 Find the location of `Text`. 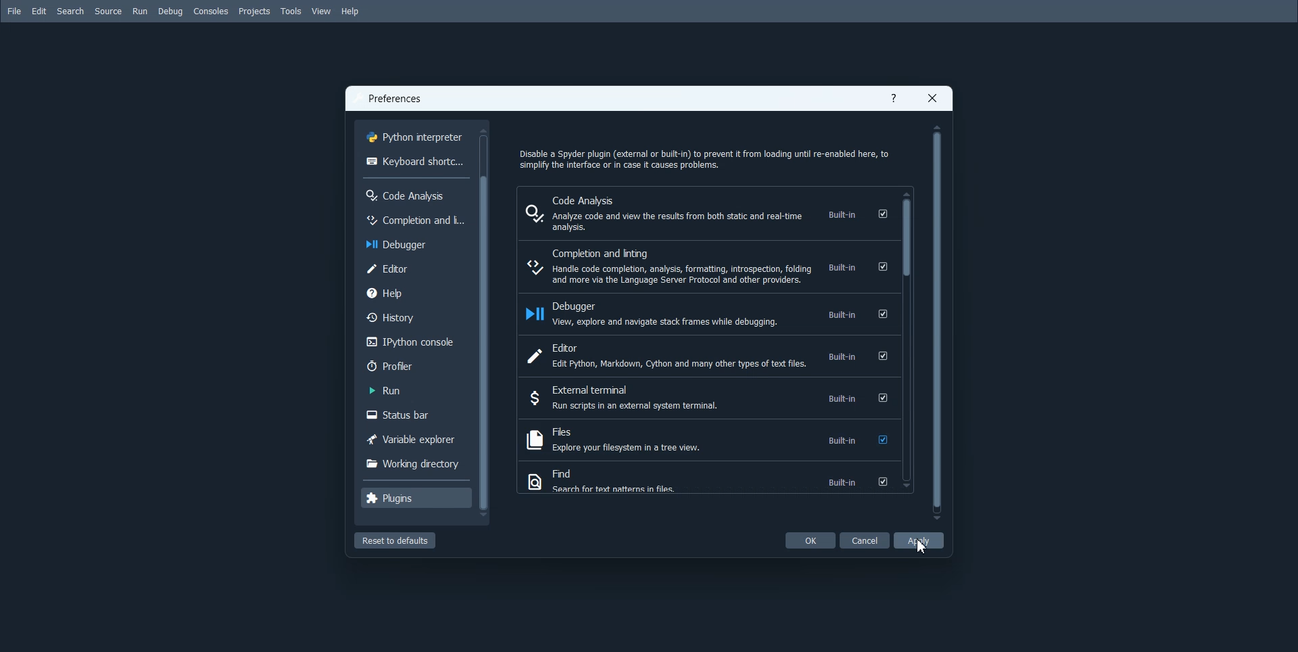

Text is located at coordinates (396, 99).